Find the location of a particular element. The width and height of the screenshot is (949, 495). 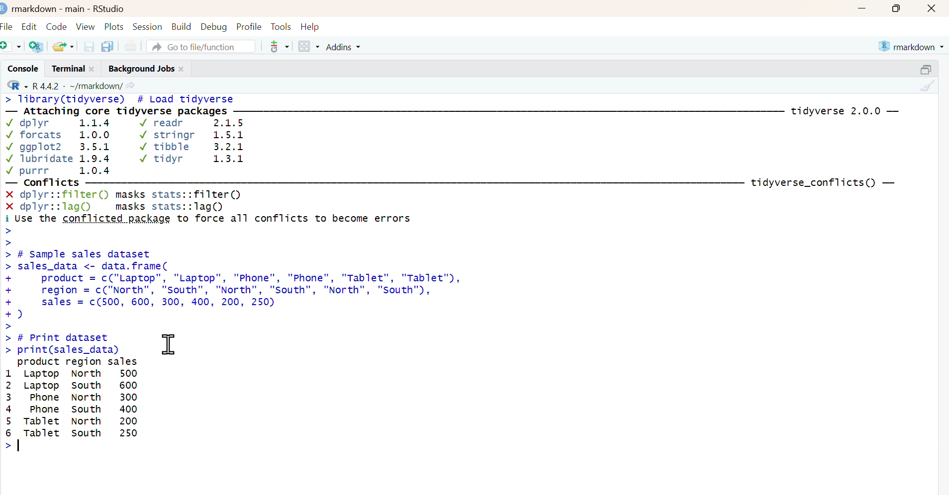

Console is located at coordinates (21, 68).